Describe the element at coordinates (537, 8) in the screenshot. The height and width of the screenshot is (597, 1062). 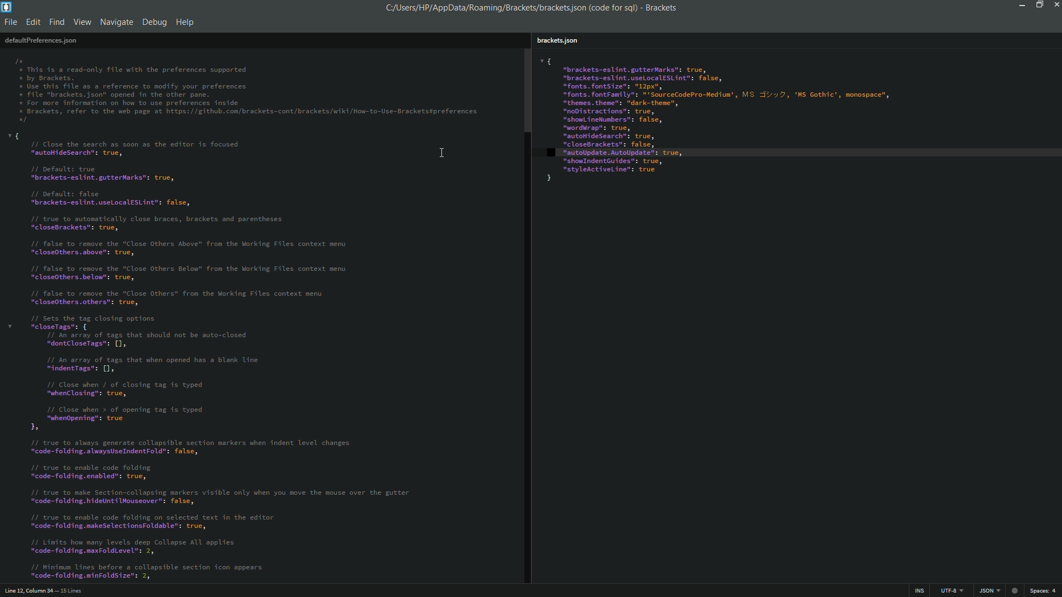
I see `C/Users/HP/AppData/Roaming/Brackets/bracketsjson (code for sql) - Brackets` at that location.